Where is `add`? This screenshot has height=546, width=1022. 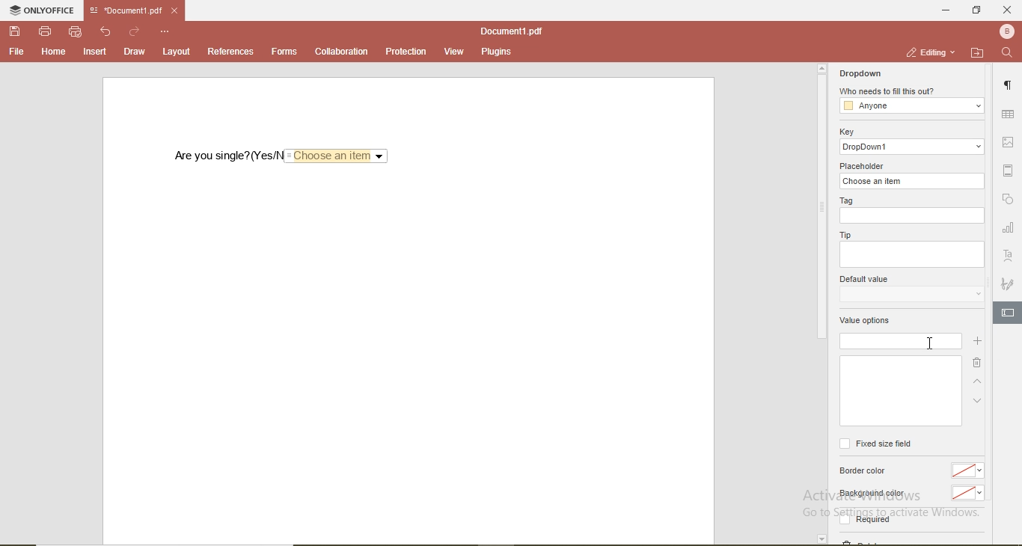 add is located at coordinates (979, 343).